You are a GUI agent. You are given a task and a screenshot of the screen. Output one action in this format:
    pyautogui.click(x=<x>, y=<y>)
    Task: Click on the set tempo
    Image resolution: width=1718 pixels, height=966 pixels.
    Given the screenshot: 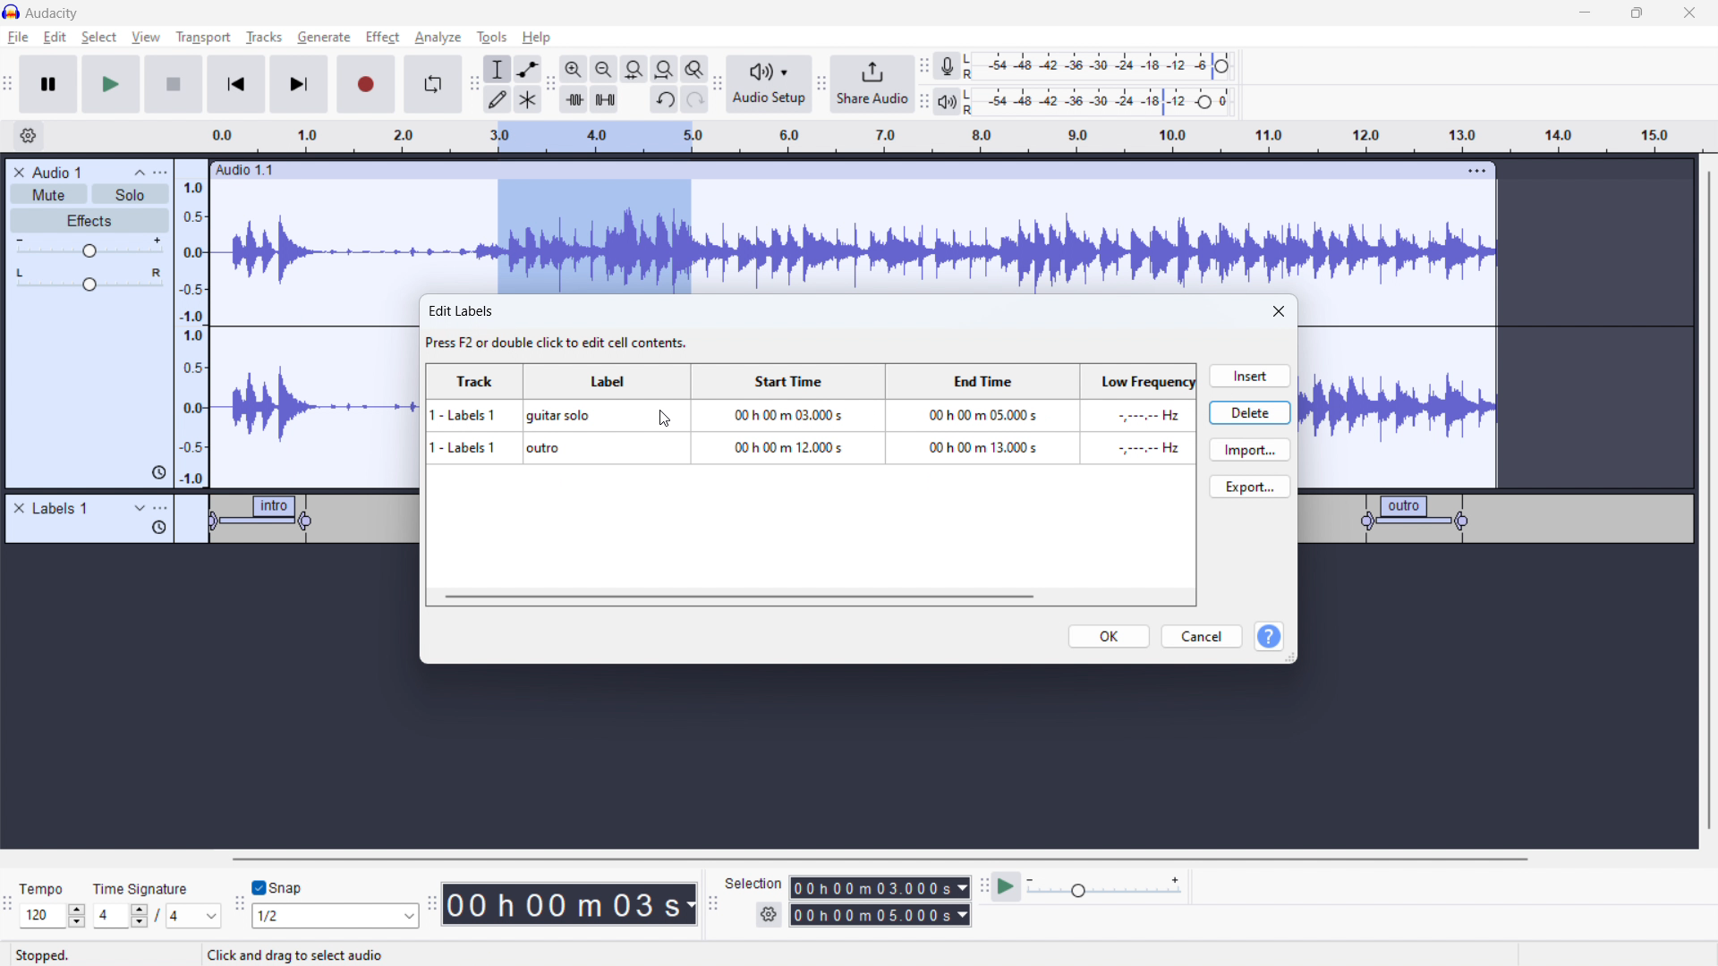 What is the action you would take?
    pyautogui.click(x=55, y=916)
    